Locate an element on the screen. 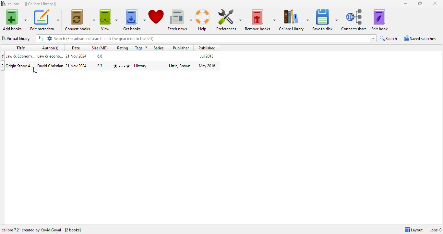 Image resolution: width=443 pixels, height=234 pixels. jul 2013 is located at coordinates (206, 56).